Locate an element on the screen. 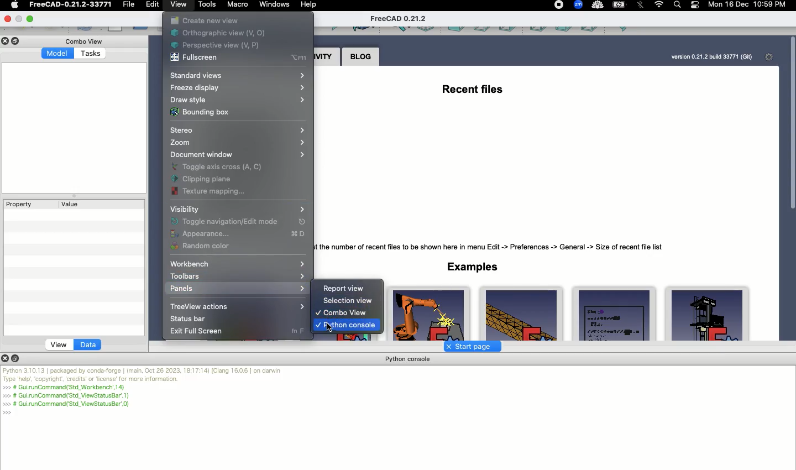 Image resolution: width=796 pixels, height=470 pixels. Close is located at coordinates (9, 18).